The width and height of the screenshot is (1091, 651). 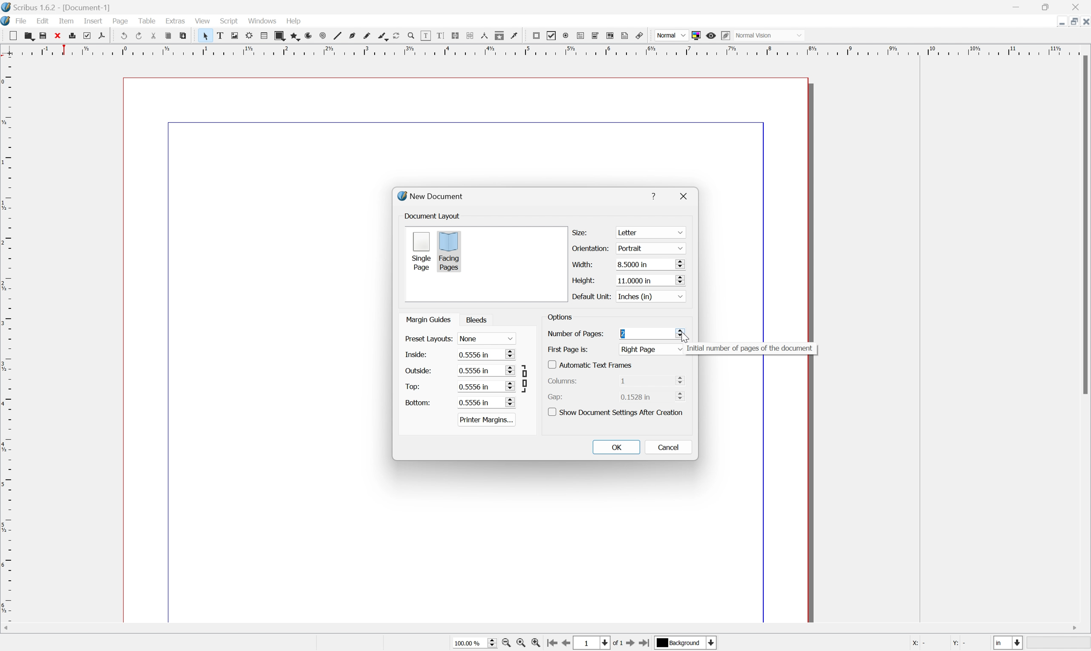 What do you see at coordinates (687, 196) in the screenshot?
I see `close` at bounding box center [687, 196].